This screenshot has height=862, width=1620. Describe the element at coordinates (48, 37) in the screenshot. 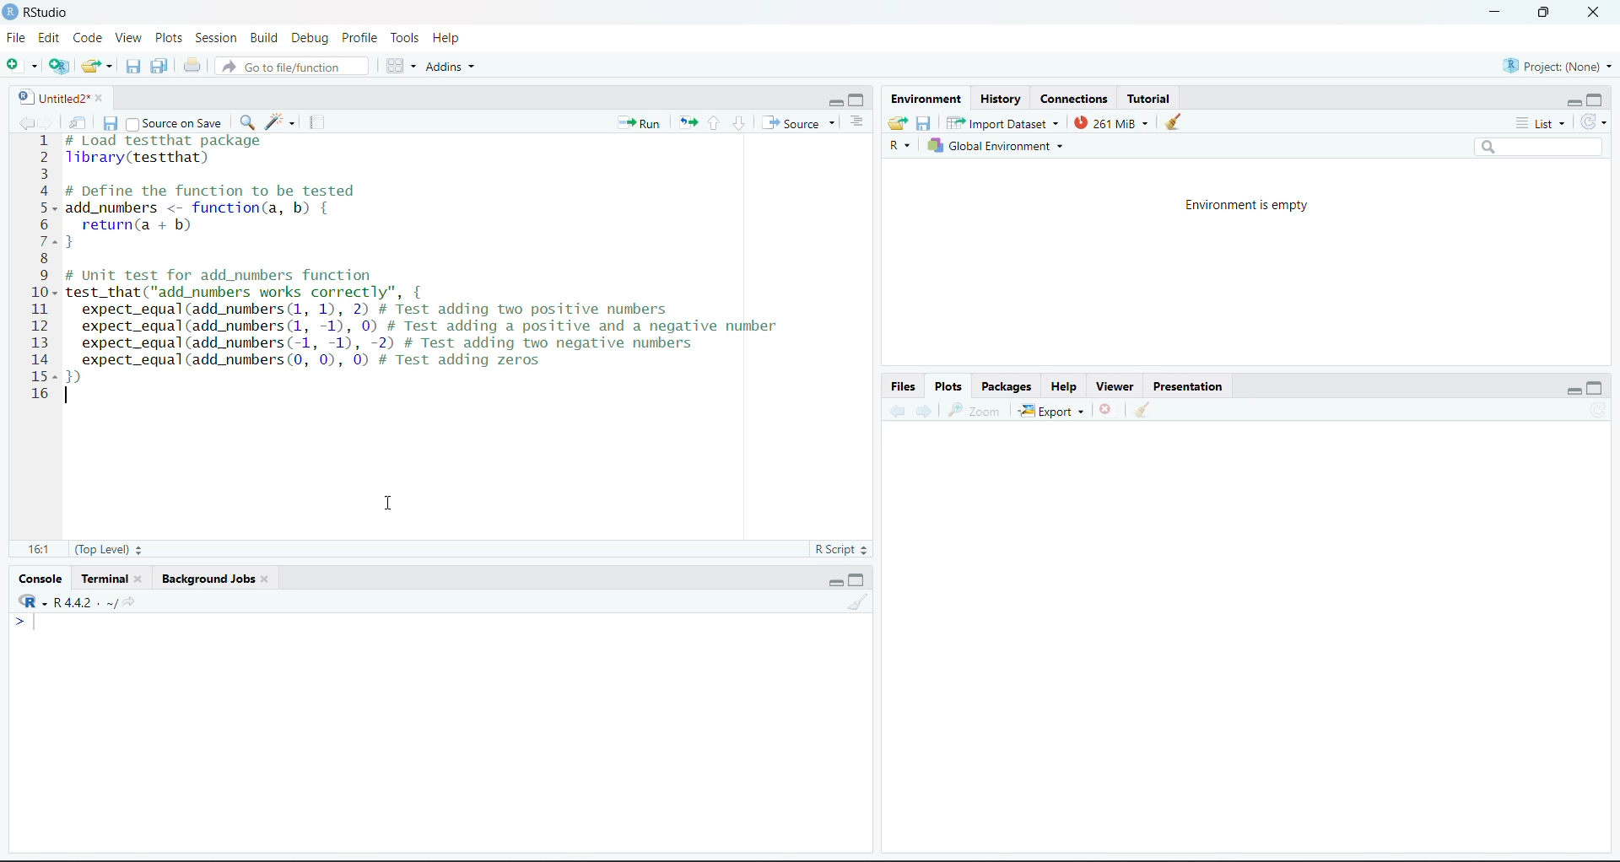

I see `Edit` at that location.